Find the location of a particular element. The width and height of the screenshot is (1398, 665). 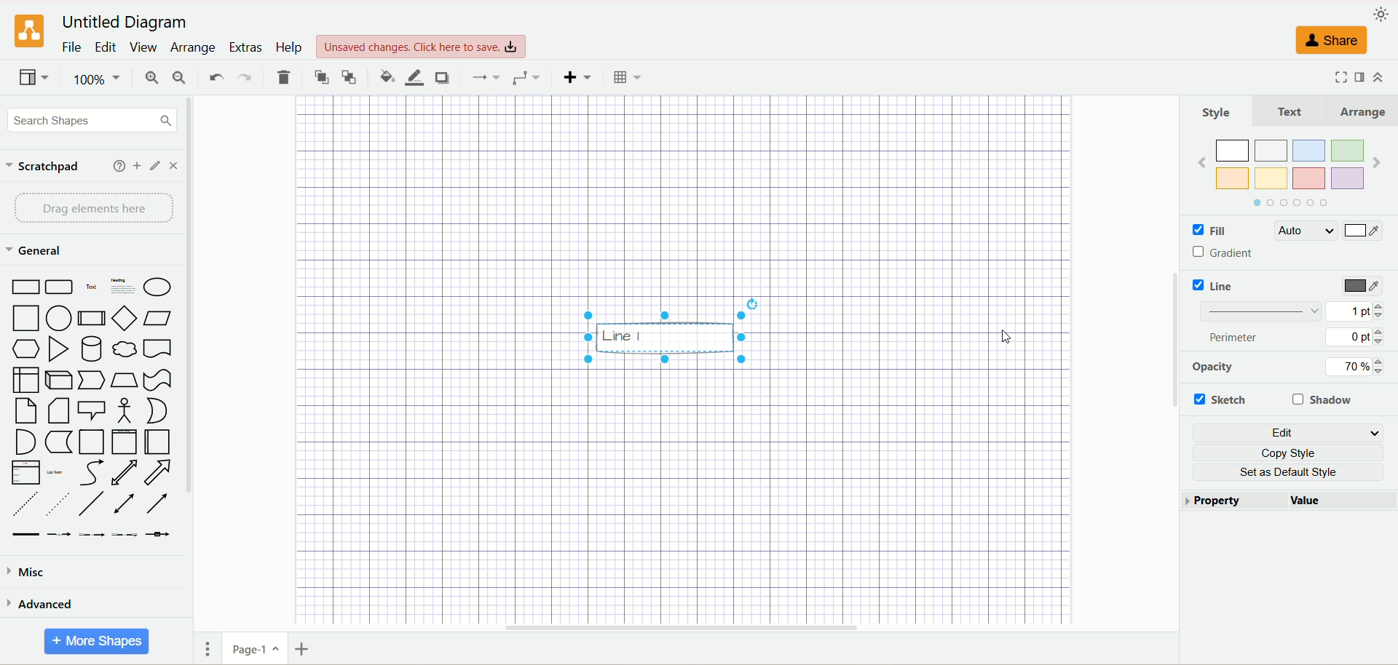

Connector with 2 labels is located at coordinates (90, 535).